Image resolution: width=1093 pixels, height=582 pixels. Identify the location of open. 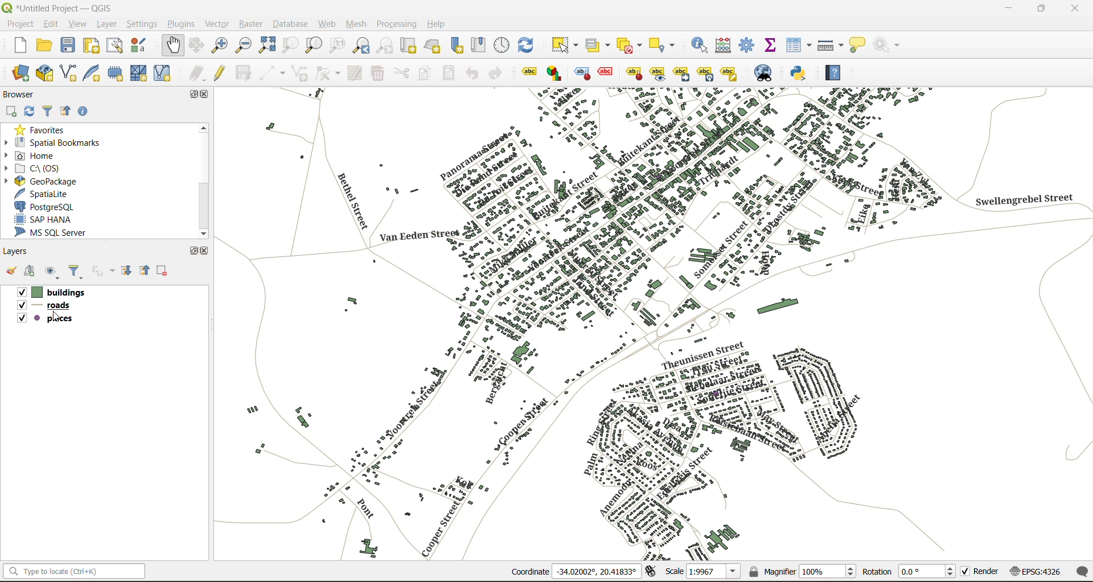
(10, 270).